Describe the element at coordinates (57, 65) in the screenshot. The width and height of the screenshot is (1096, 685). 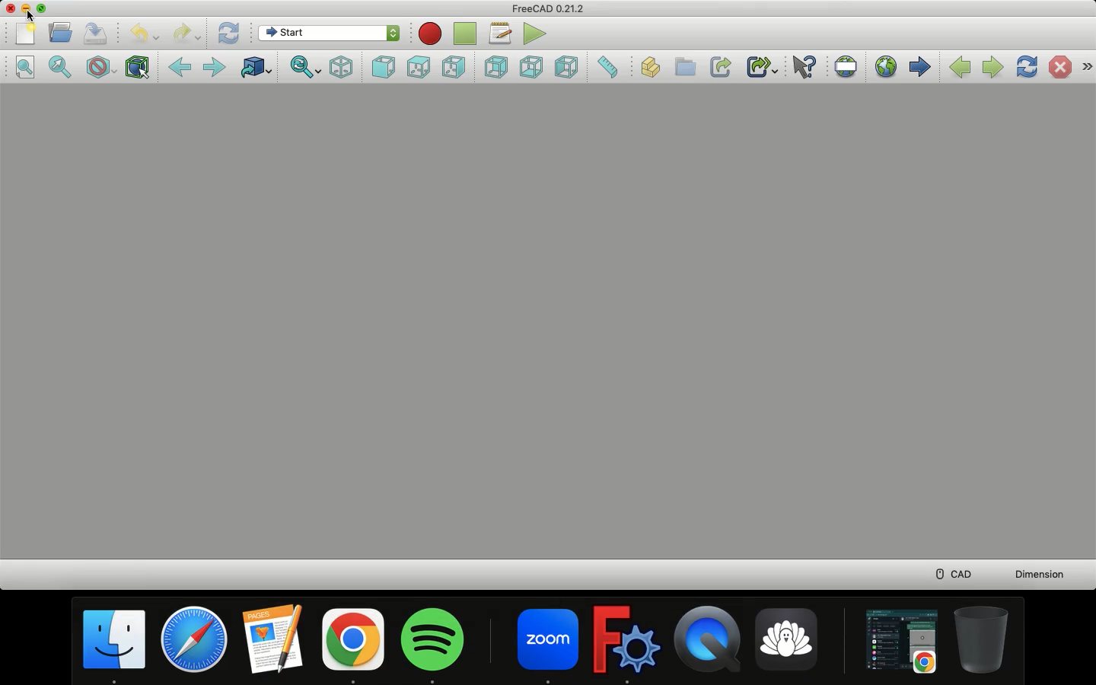
I see `Fit selection` at that location.